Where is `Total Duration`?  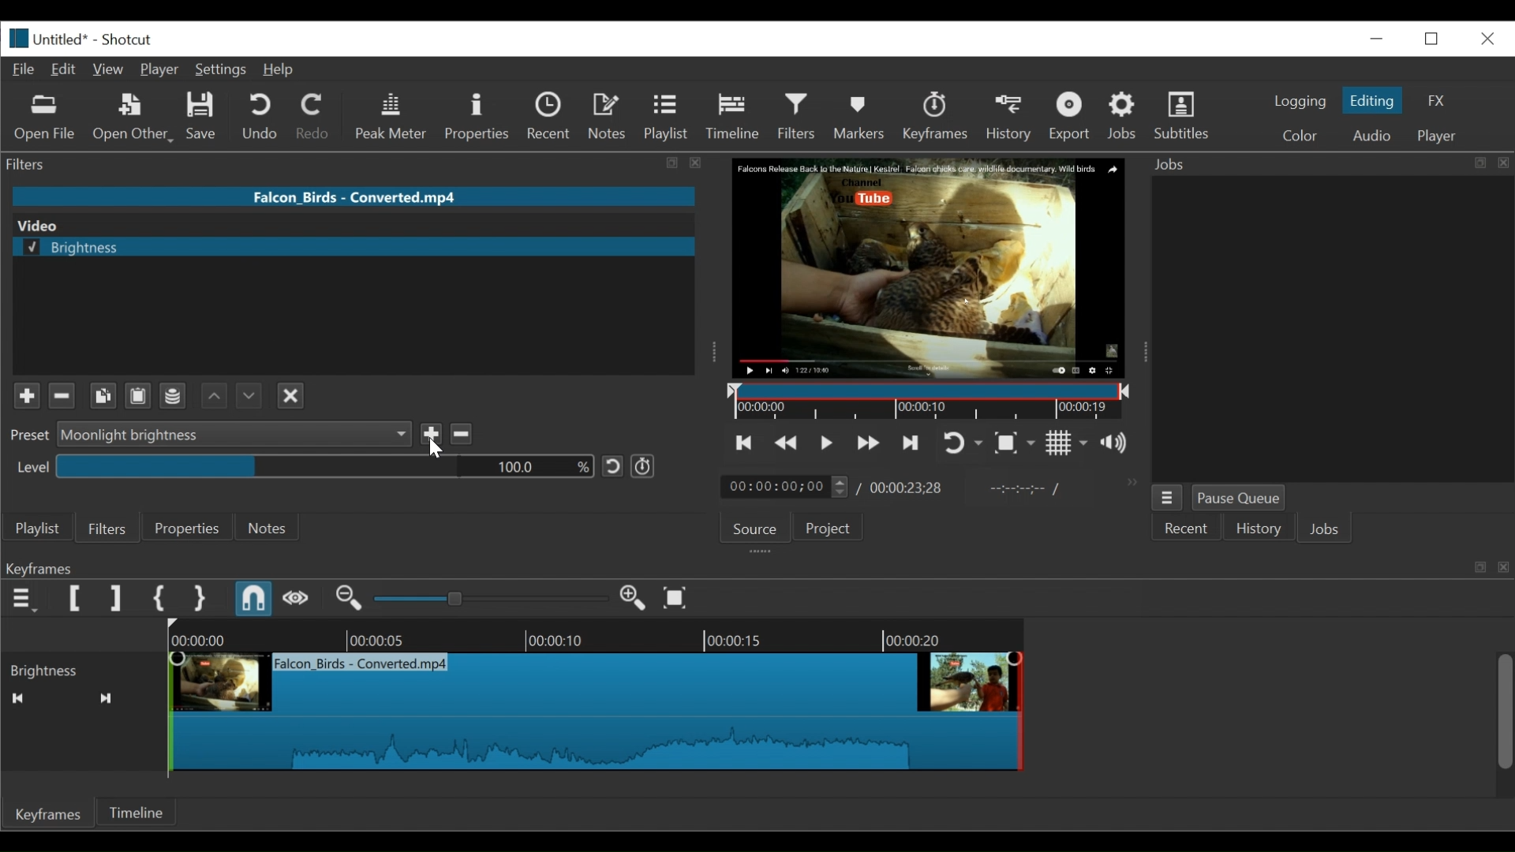
Total Duration is located at coordinates (907, 488).